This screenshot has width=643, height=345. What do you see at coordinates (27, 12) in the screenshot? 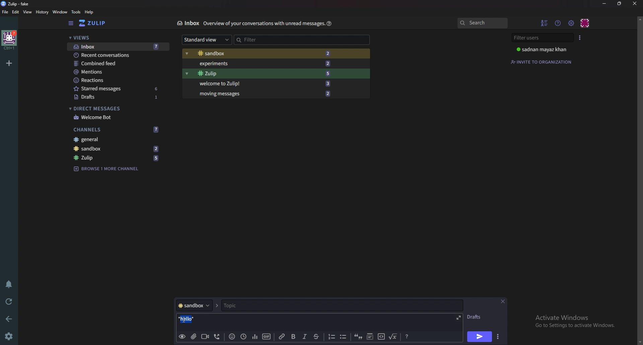
I see `View` at bounding box center [27, 12].